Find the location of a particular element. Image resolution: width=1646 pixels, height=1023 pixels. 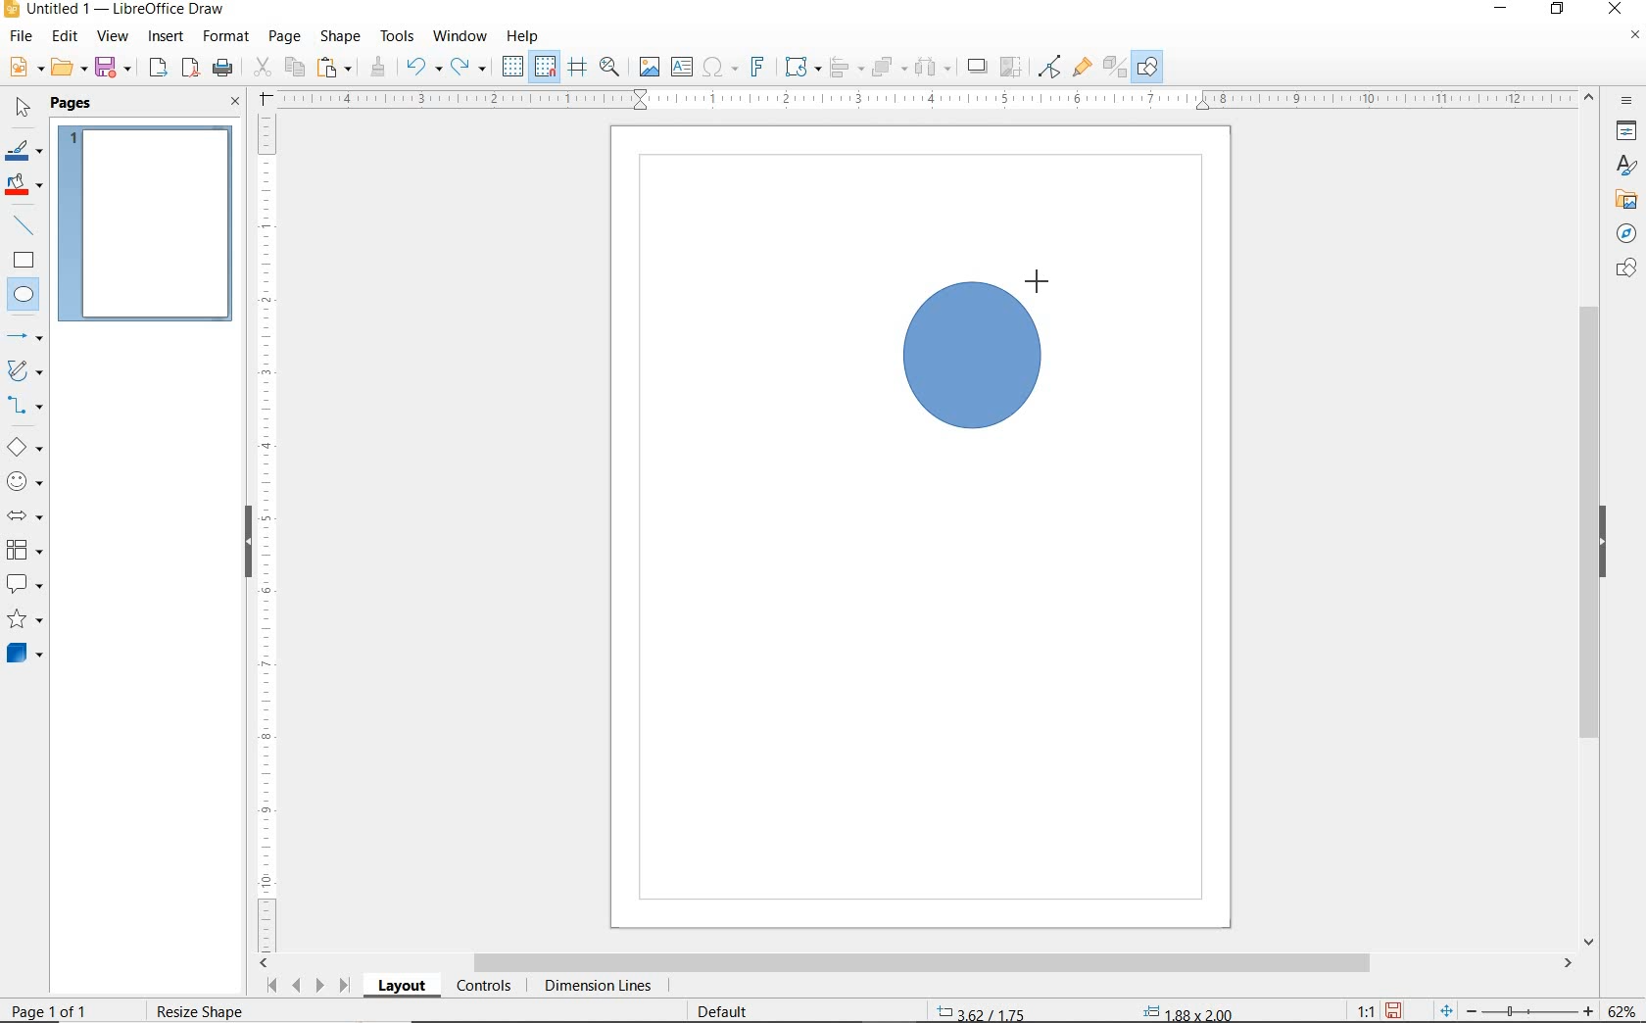

INSERT FONTWORK TEXT is located at coordinates (755, 67).